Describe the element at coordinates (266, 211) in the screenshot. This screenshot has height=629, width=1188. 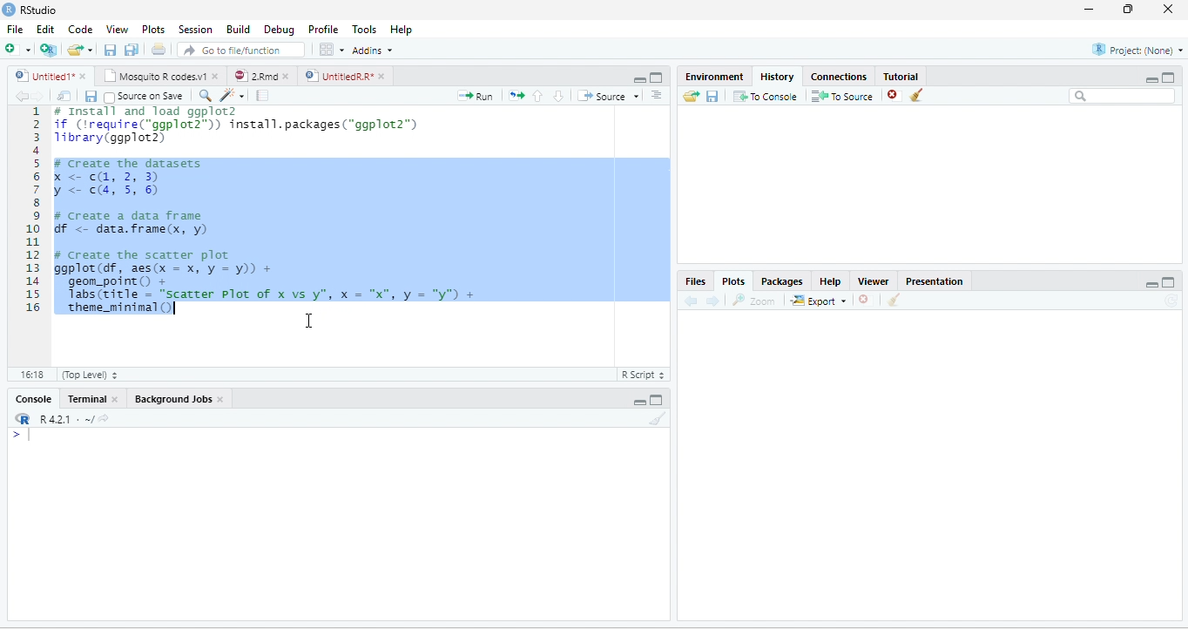
I see `# Install and load ggplot2
if (‘require("ggplot2™)) install.packages("ggplot2”)
1ibrary(ggplot2)
F create the datasets
X <<, 2, 3)
y < cs, 5, 6)
# create a data frame
Gf <- data.frame(x, y)
# Create the scatter plot
ggplot(df, aes(x = x, y = y)) +
geom_point() +
Tabs(title = "scatter Plot of x vs y", x = "x", y = "y") +
‘theme_minimal()` at that location.